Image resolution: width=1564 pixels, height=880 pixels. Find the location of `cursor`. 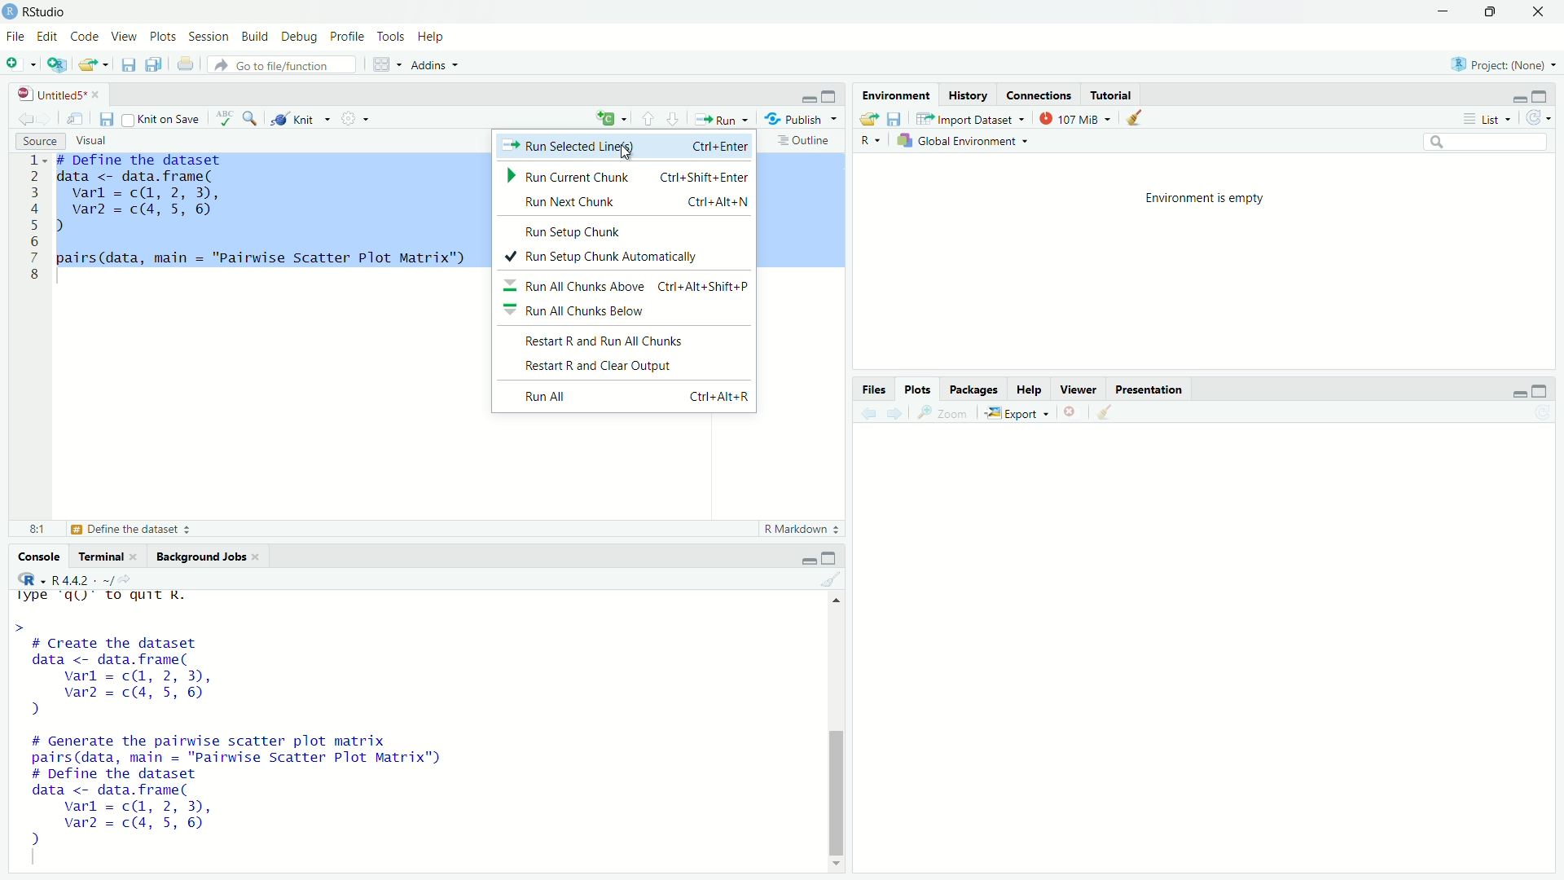

cursor is located at coordinates (629, 150).